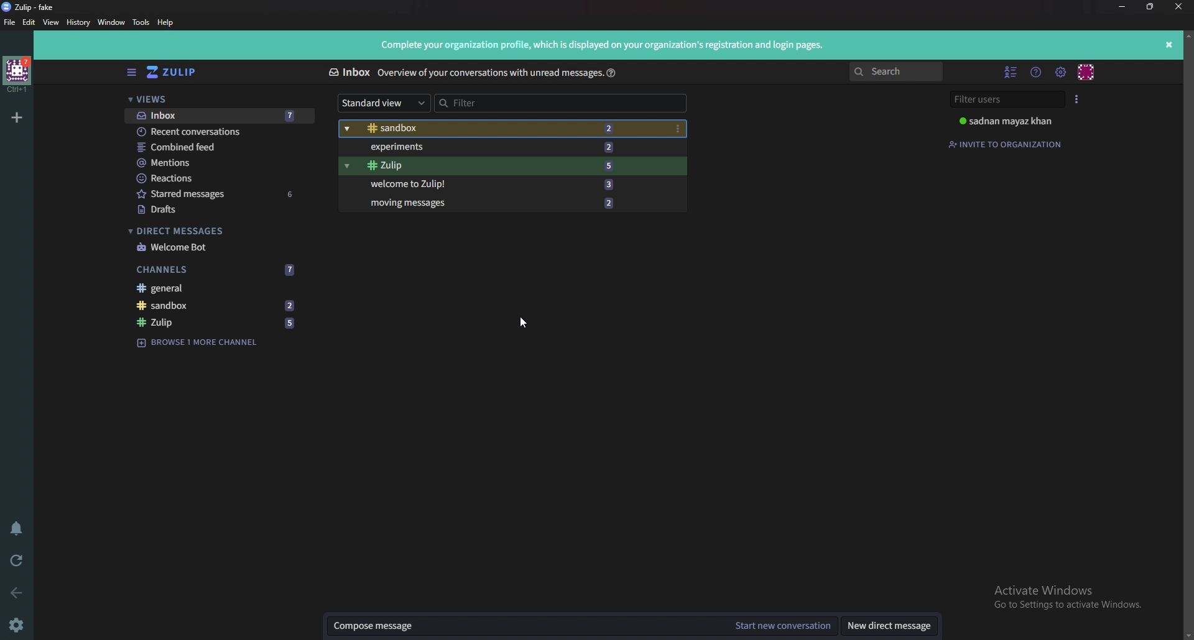 The height and width of the screenshot is (640, 1194). What do you see at coordinates (32, 6) in the screenshot?
I see `zulip -fake` at bounding box center [32, 6].